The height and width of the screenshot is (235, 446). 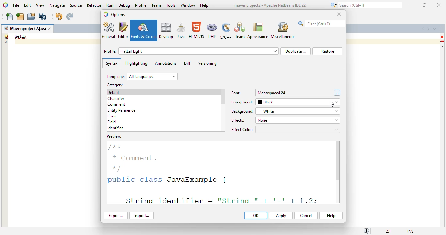 I want to click on C/C++, so click(x=225, y=31).